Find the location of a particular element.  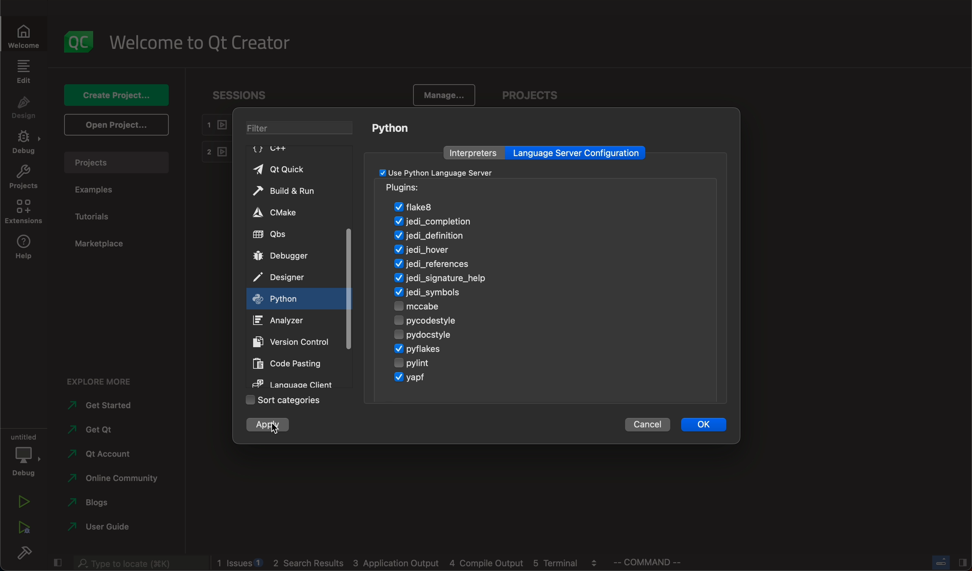

help is located at coordinates (23, 247).